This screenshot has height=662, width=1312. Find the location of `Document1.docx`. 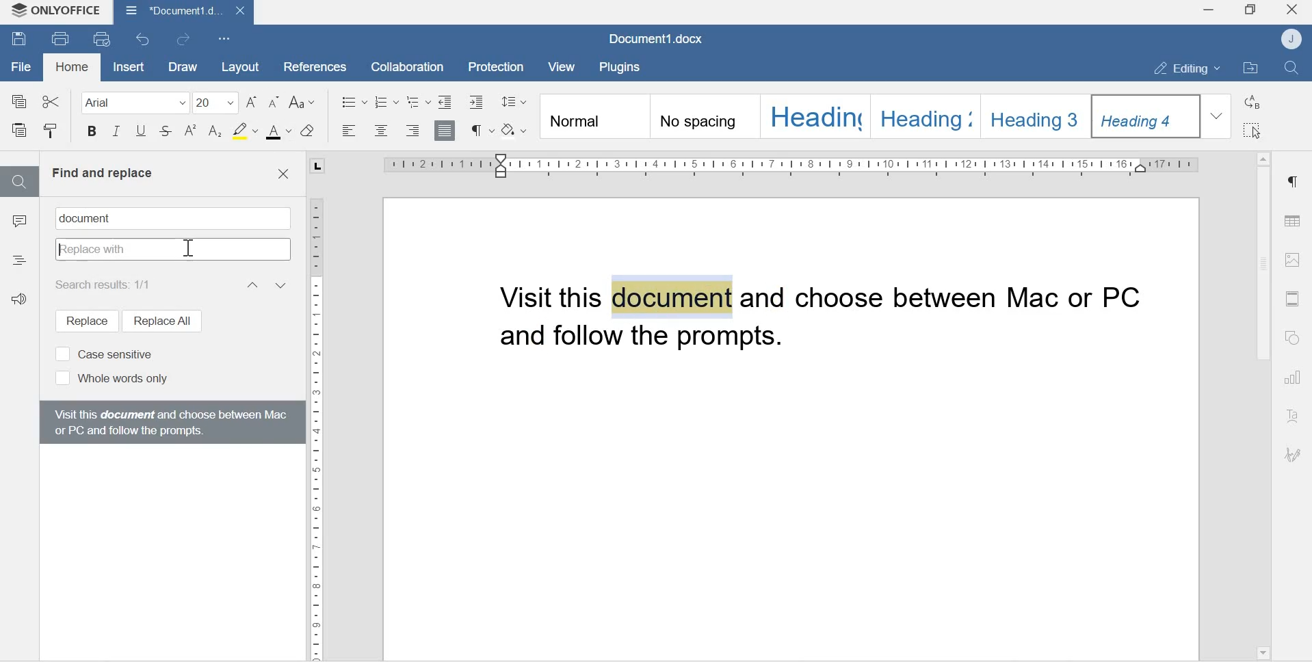

Document1.docx is located at coordinates (183, 12).